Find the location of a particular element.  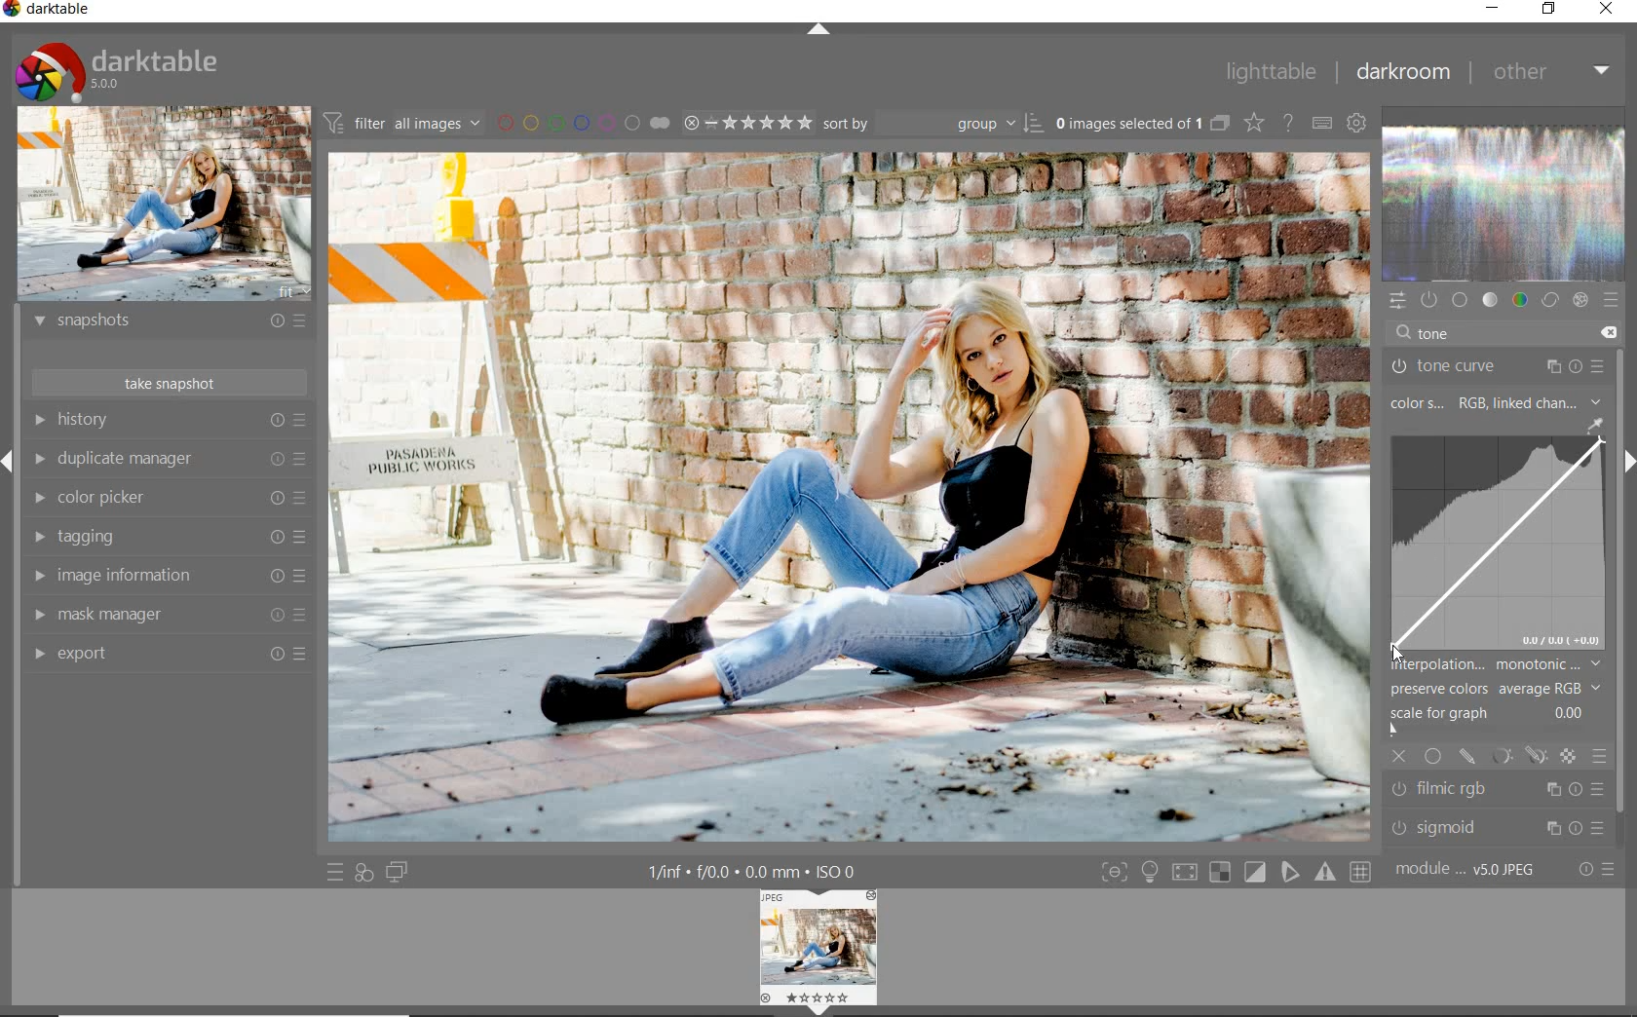

export is located at coordinates (165, 653).